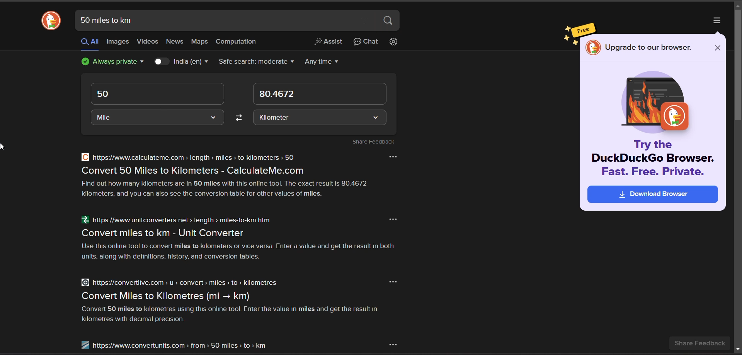 This screenshot has height=355, width=742. What do you see at coordinates (591, 47) in the screenshot?
I see `logo` at bounding box center [591, 47].